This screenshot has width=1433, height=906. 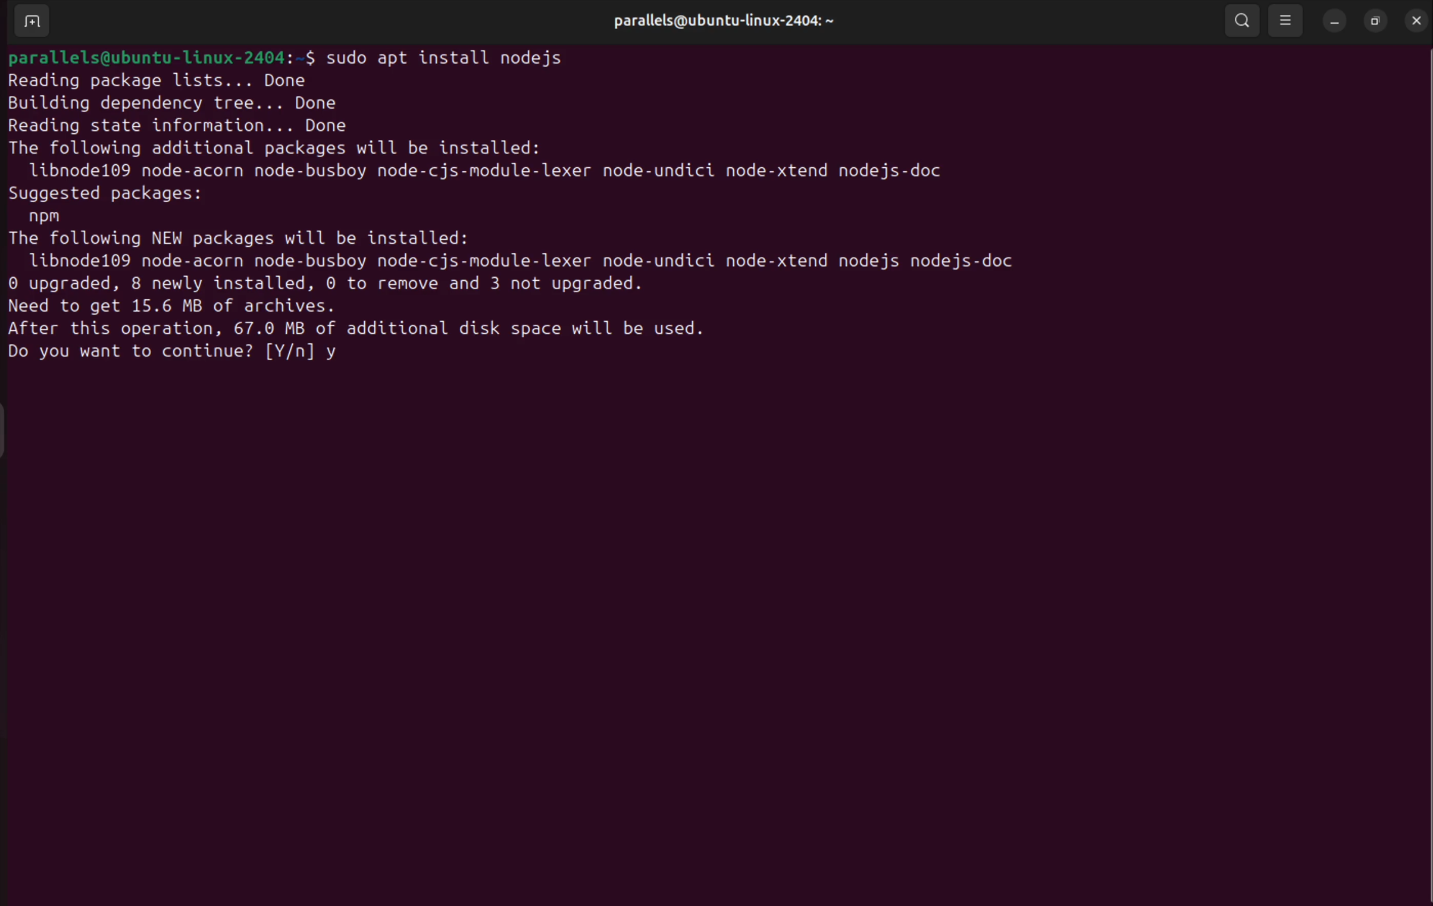 What do you see at coordinates (1413, 21) in the screenshot?
I see `close` at bounding box center [1413, 21].